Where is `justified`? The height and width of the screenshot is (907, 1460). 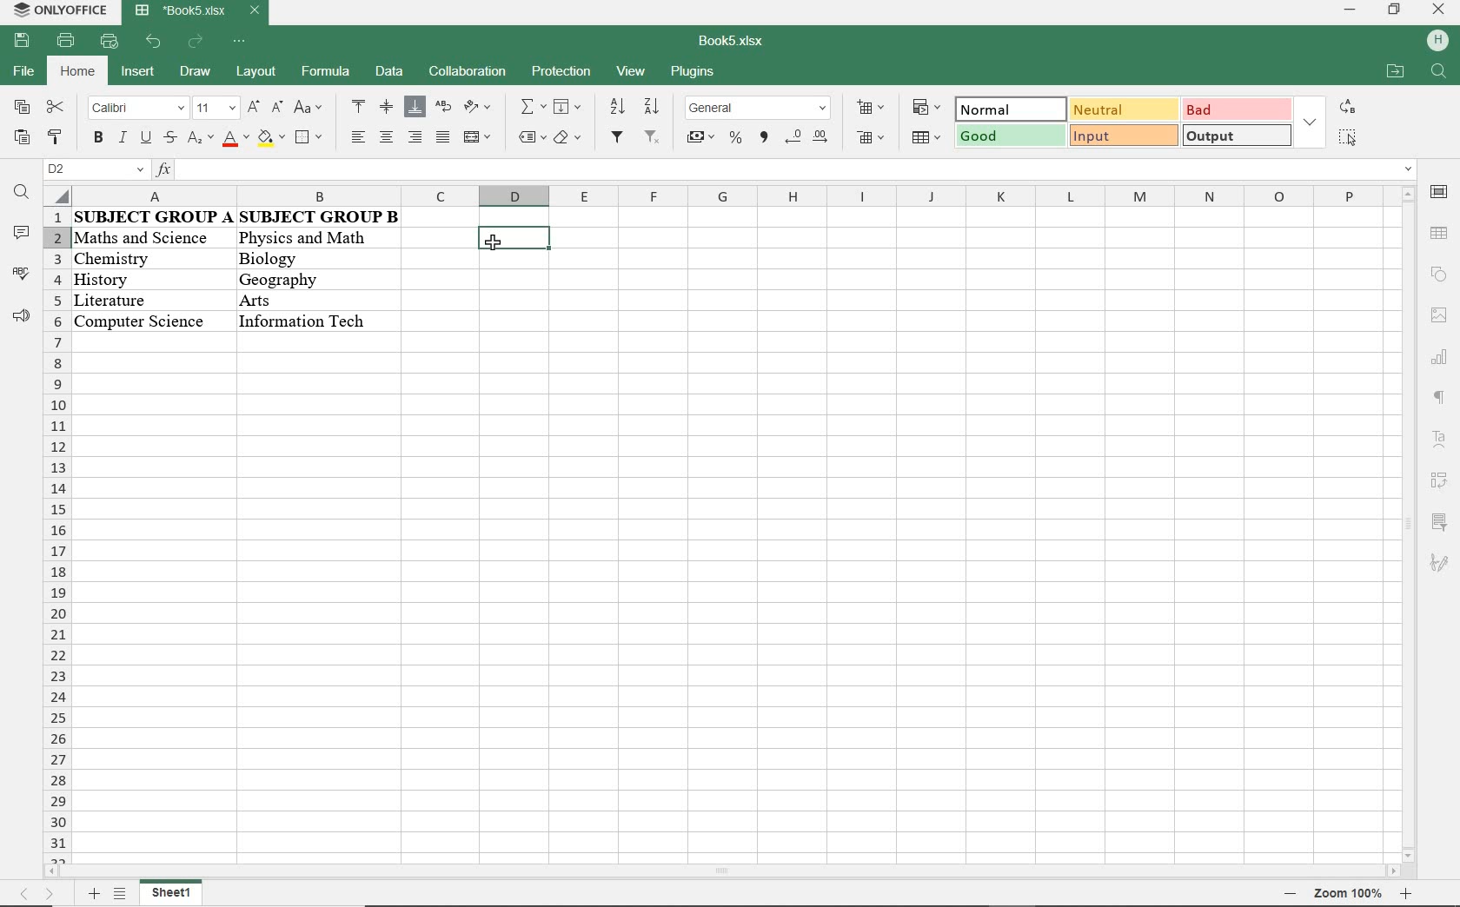 justified is located at coordinates (441, 138).